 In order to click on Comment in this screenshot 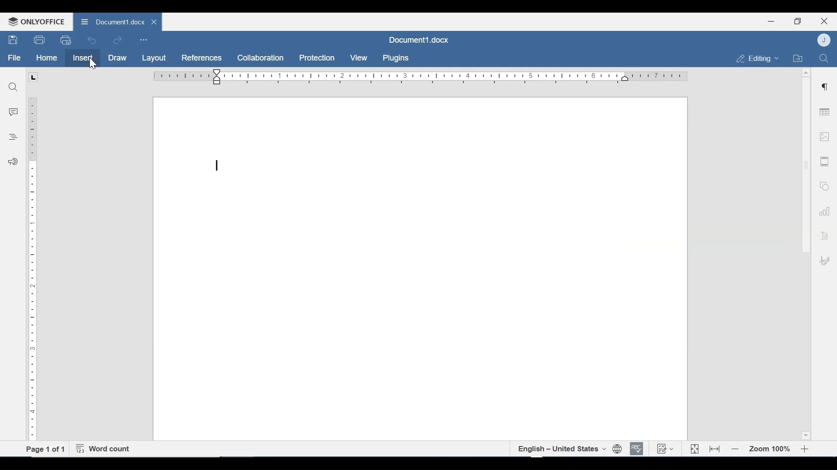, I will do `click(14, 112)`.